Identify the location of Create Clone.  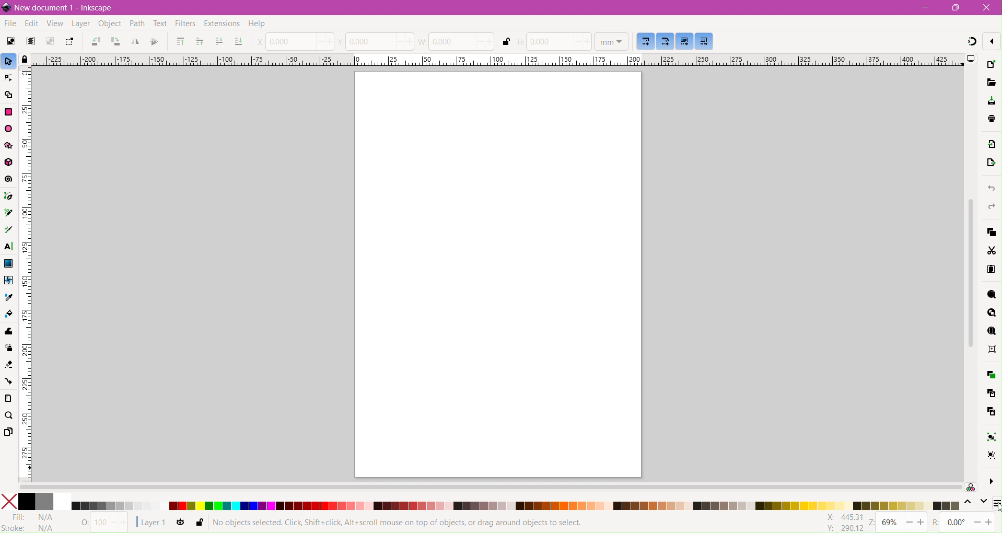
(990, 394).